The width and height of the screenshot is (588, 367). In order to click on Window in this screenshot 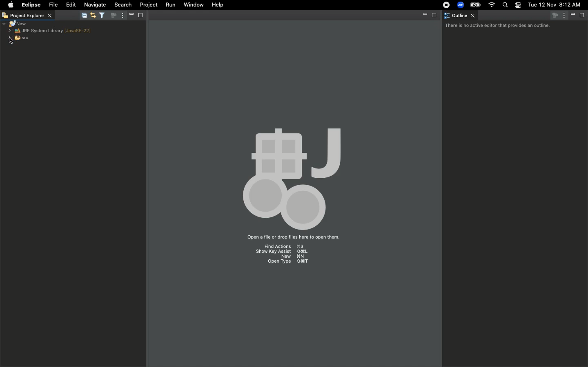, I will do `click(192, 5)`.